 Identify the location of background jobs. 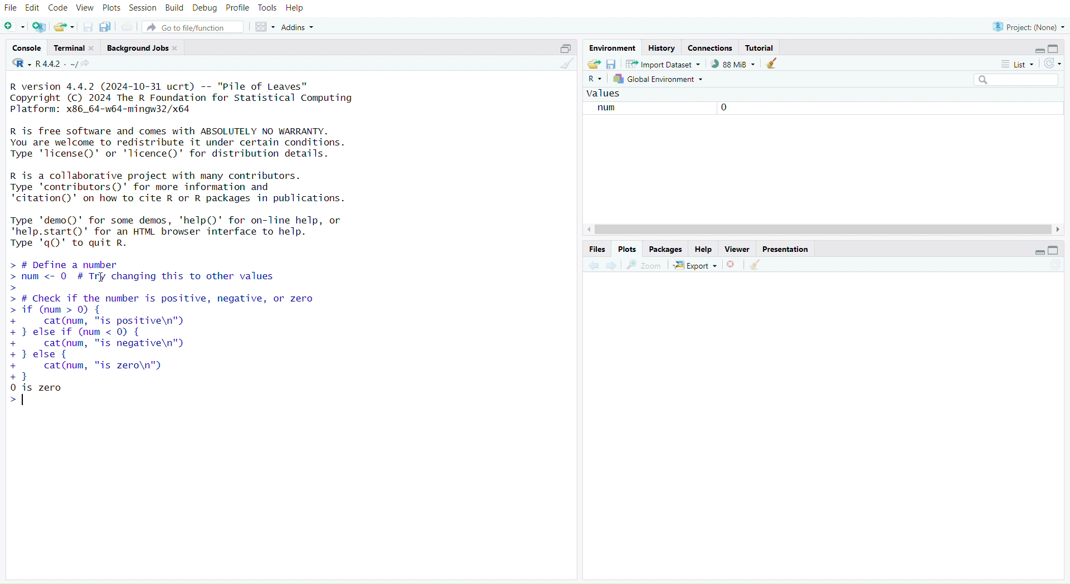
(145, 48).